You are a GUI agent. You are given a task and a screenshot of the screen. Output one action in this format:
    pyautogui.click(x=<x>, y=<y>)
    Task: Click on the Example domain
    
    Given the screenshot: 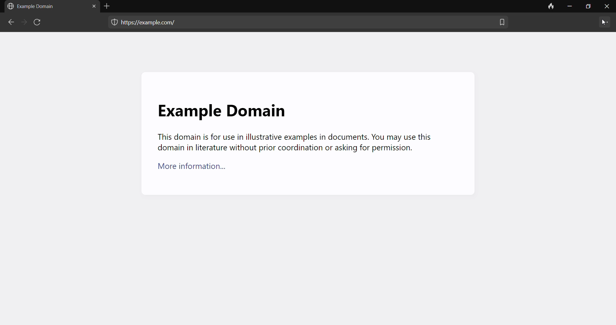 What is the action you would take?
    pyautogui.click(x=33, y=6)
    